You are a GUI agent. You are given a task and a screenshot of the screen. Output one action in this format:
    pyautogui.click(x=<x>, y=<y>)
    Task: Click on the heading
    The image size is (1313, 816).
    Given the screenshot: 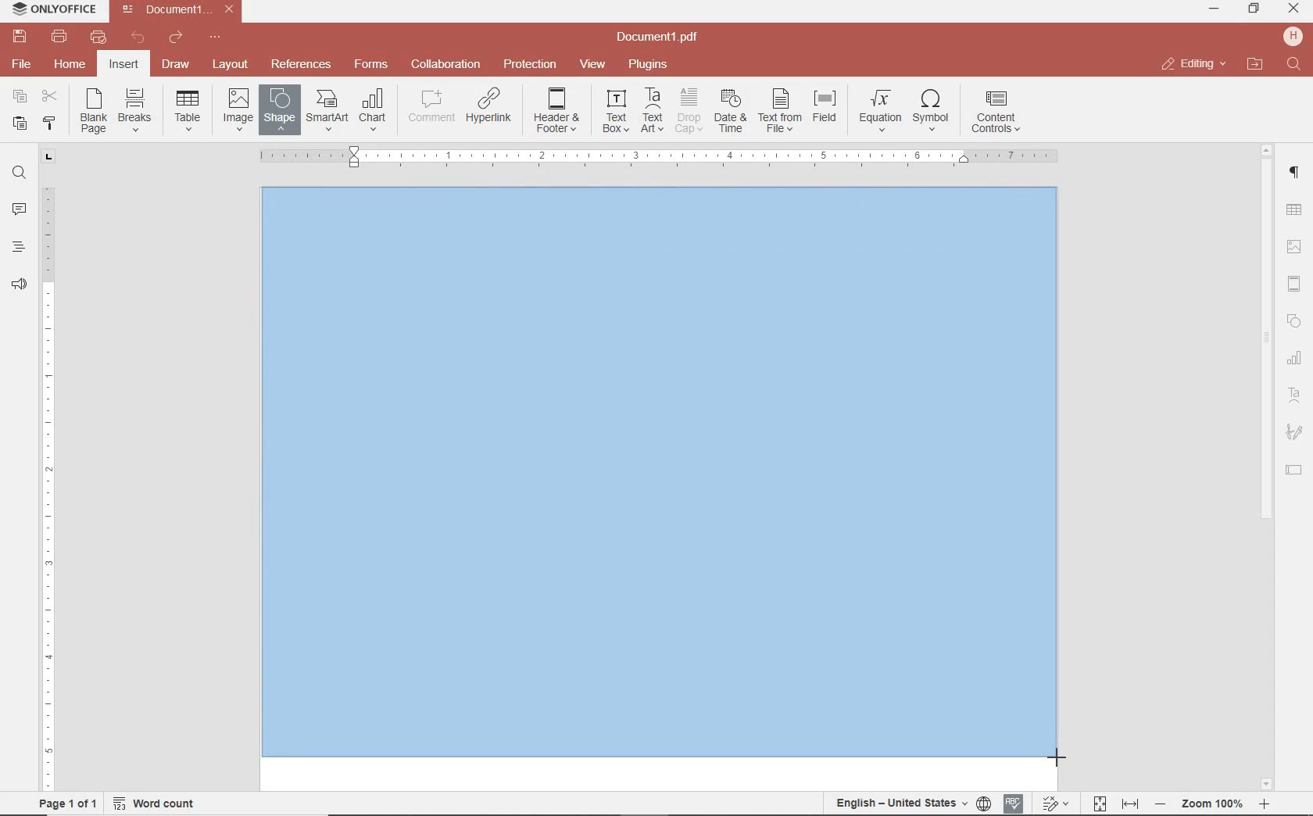 What is the action you would take?
    pyautogui.click(x=19, y=246)
    